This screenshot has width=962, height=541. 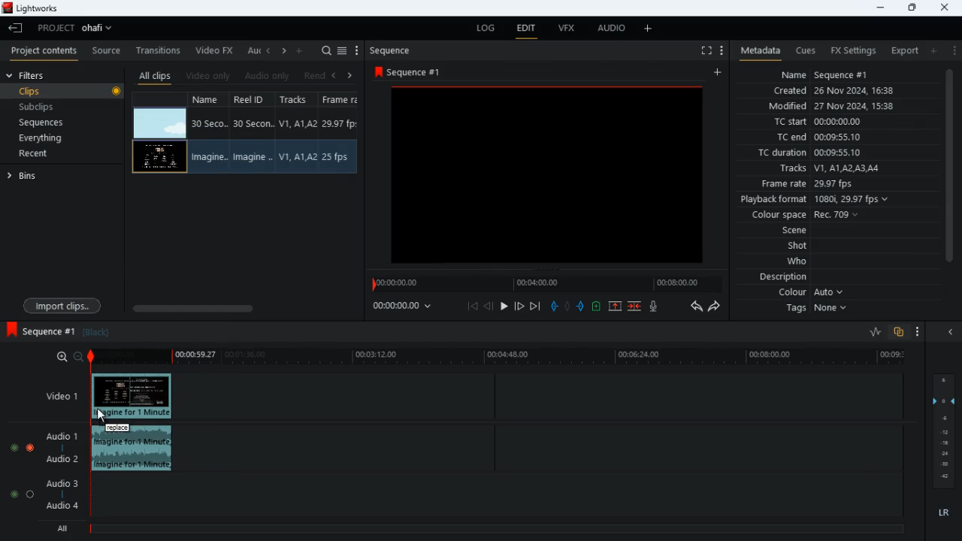 What do you see at coordinates (74, 29) in the screenshot?
I see `project` at bounding box center [74, 29].